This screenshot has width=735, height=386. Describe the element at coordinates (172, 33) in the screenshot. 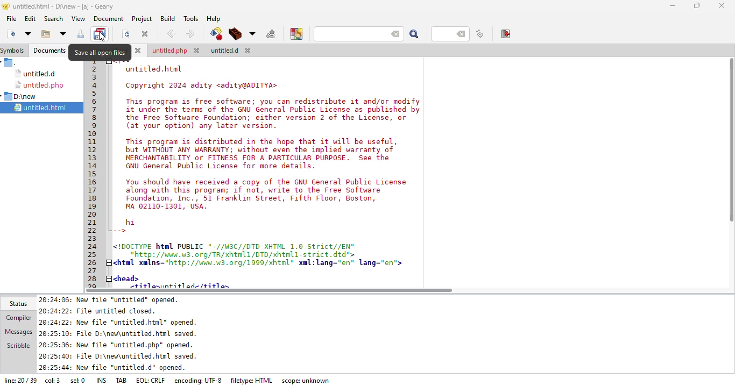

I see `back` at that location.